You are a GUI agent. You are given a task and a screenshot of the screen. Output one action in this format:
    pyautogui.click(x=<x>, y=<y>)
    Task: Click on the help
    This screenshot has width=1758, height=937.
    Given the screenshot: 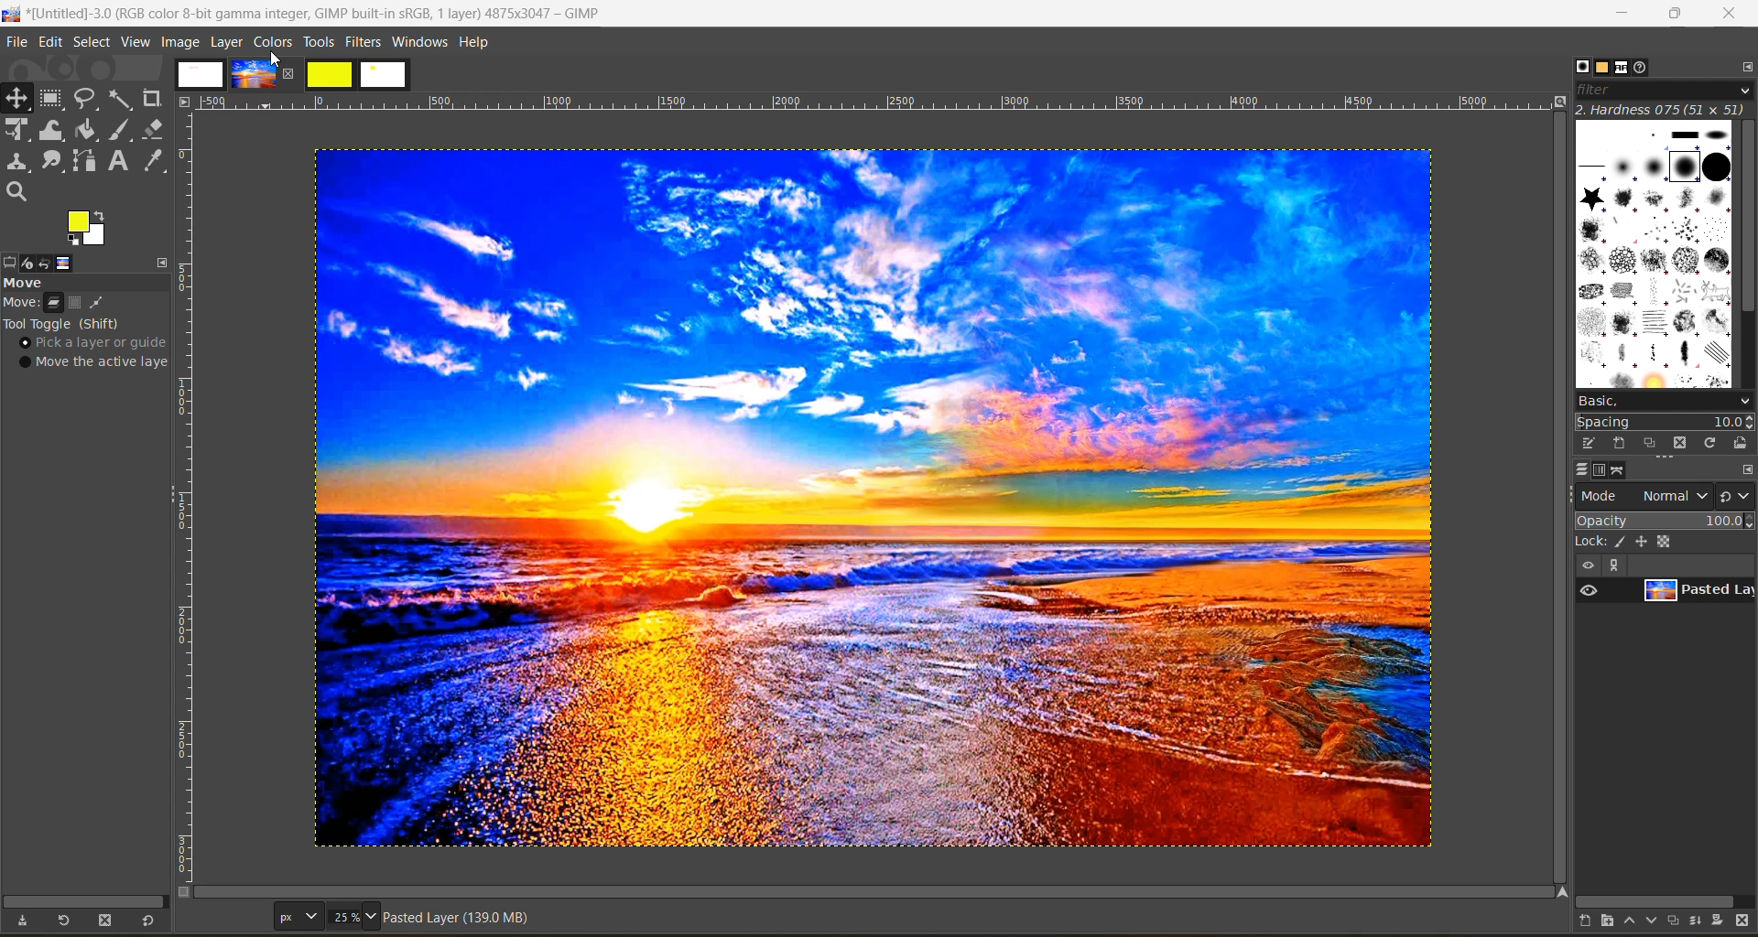 What is the action you would take?
    pyautogui.click(x=477, y=46)
    